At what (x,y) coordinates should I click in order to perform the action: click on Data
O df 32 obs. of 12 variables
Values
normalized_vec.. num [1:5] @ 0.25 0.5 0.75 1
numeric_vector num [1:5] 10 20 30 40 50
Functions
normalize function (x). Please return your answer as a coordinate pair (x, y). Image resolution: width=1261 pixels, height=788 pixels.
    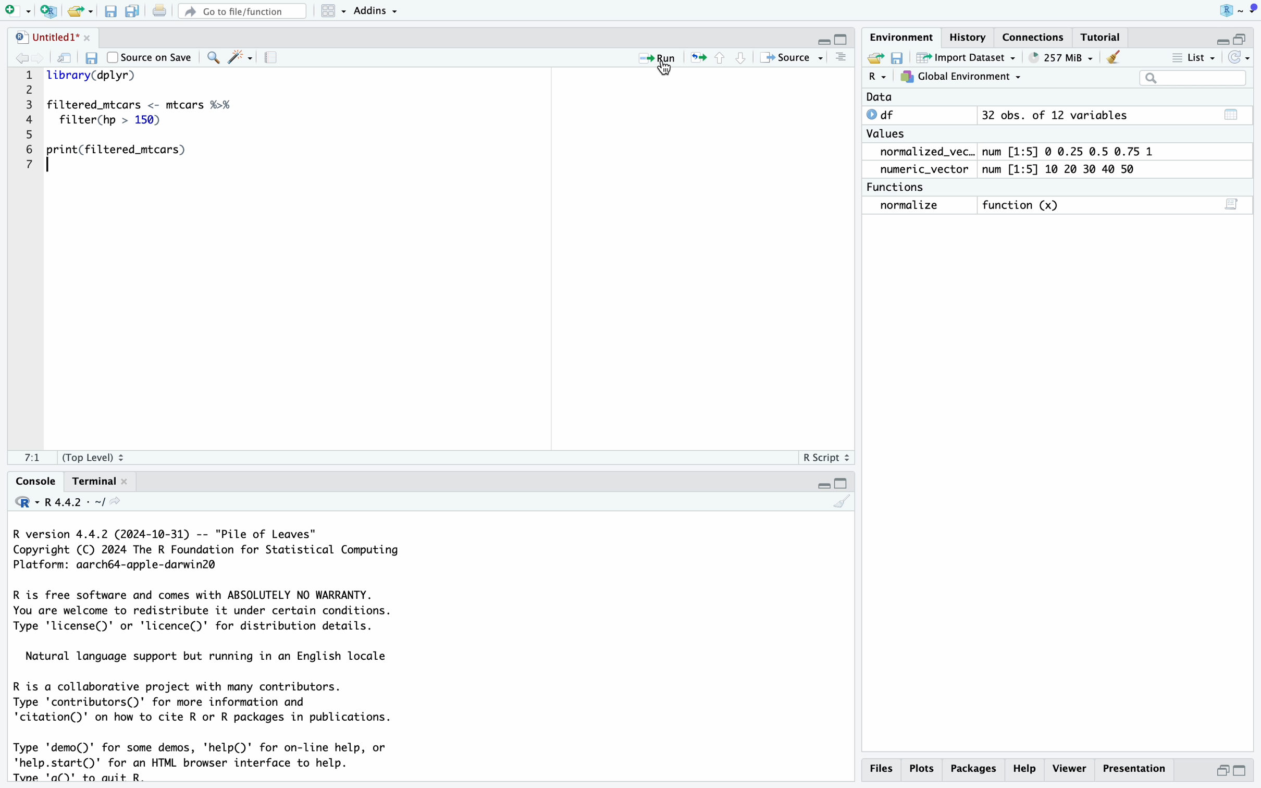
    Looking at the image, I should click on (1008, 155).